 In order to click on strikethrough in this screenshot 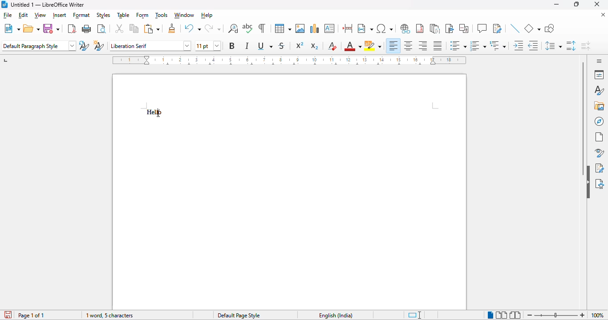, I will do `click(282, 46)`.